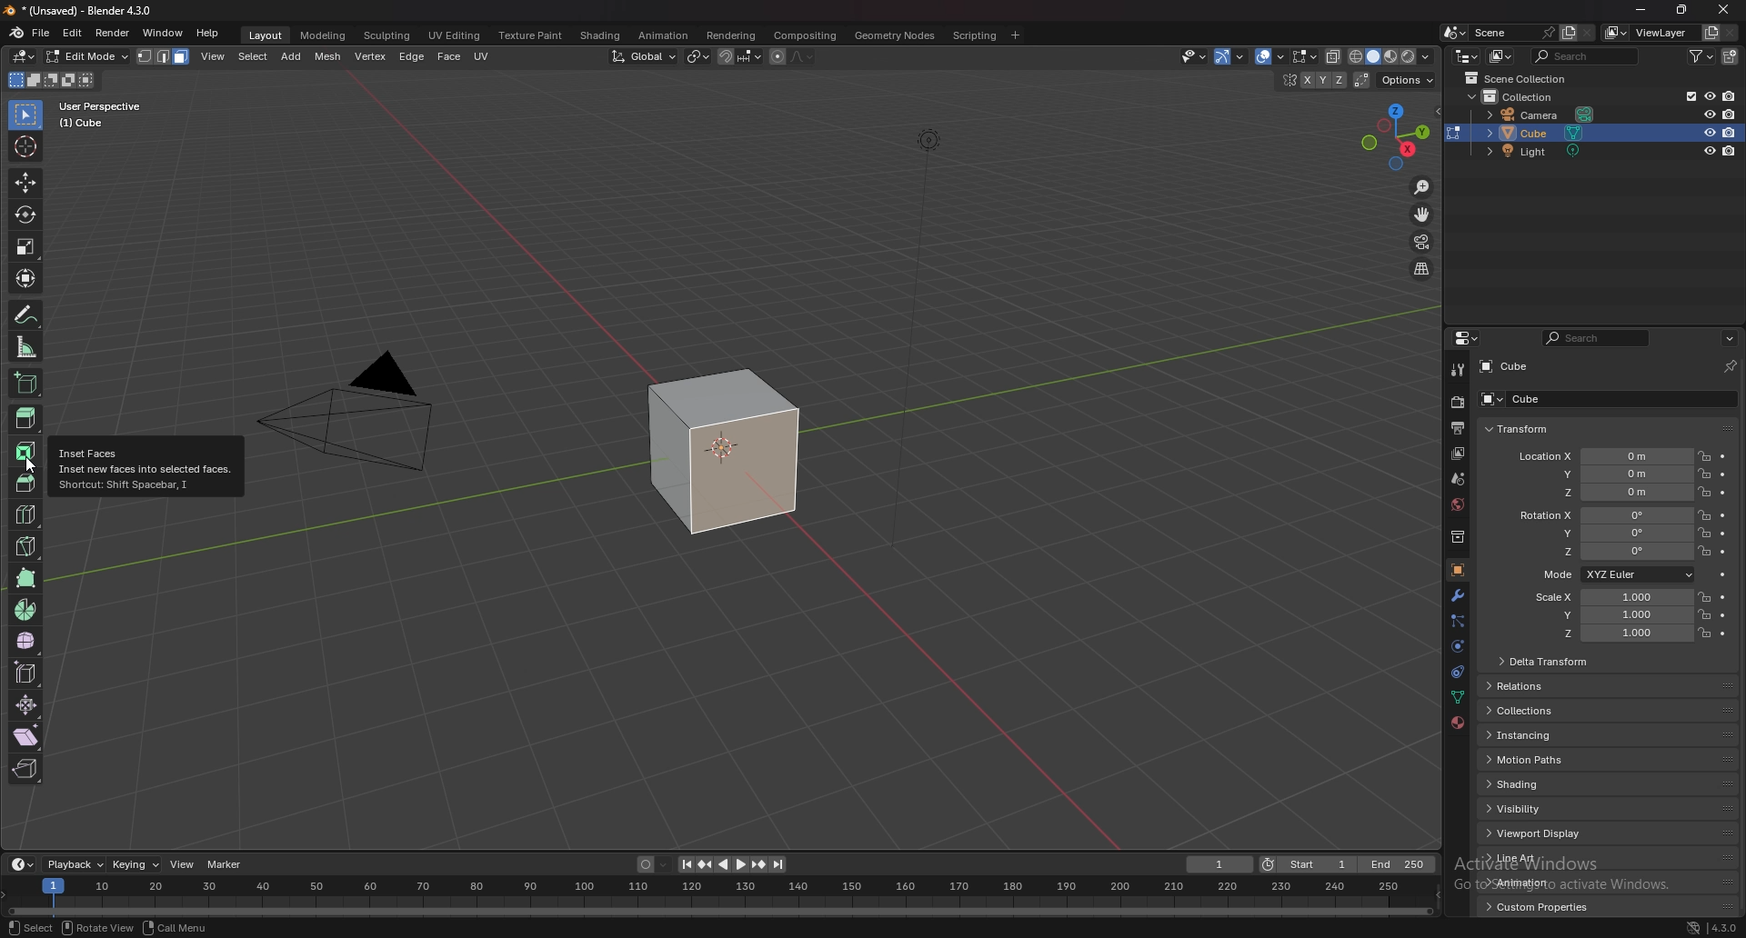 The width and height of the screenshot is (1746, 938). I want to click on cube, so click(726, 453).